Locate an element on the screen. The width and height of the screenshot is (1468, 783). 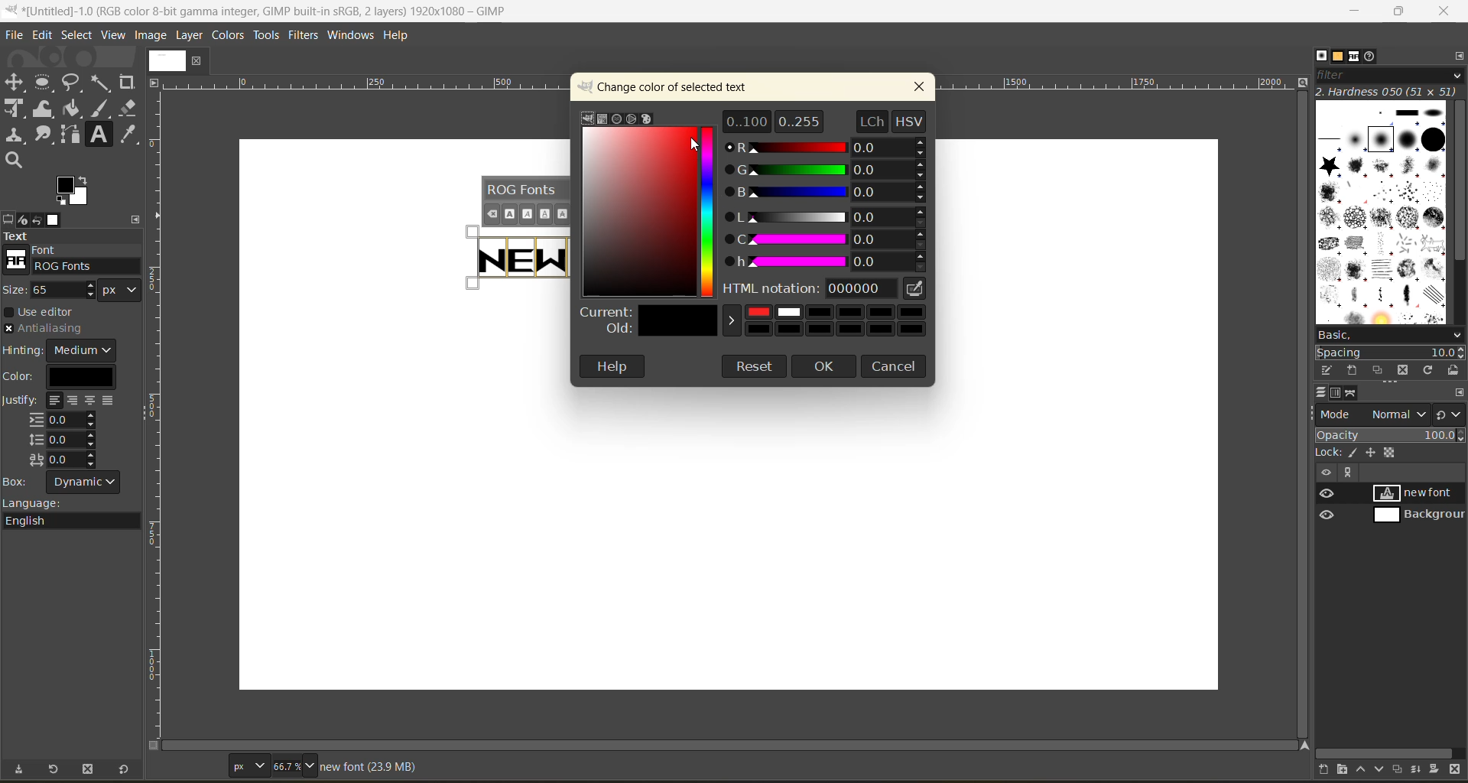
brushes is located at coordinates (1321, 55).